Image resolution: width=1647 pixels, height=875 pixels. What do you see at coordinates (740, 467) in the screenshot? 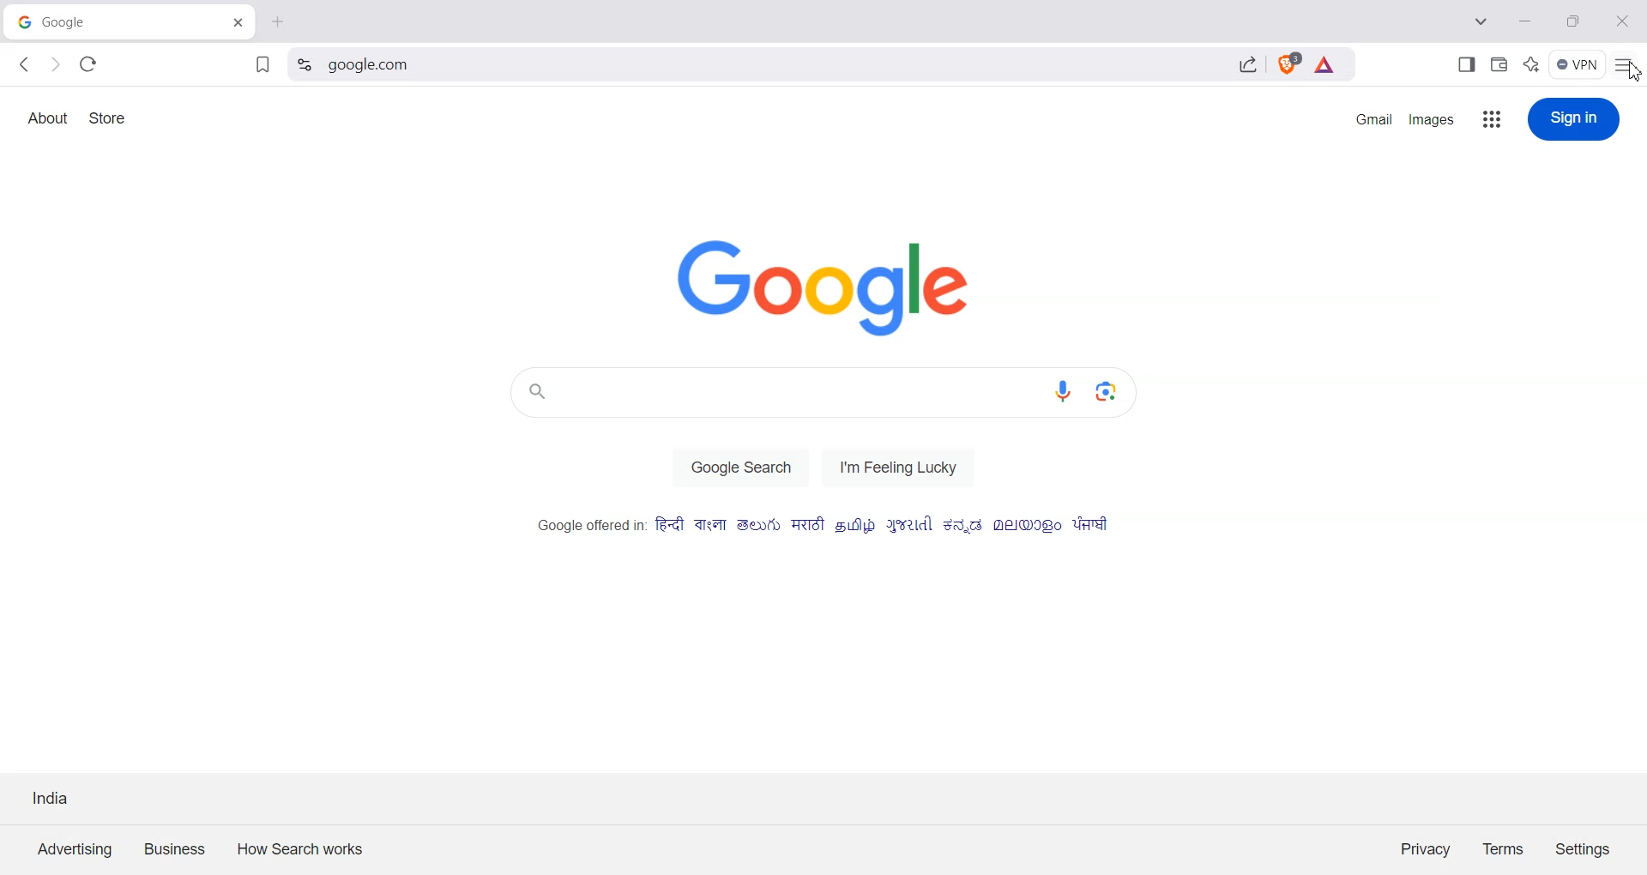
I see `Google Search` at bounding box center [740, 467].